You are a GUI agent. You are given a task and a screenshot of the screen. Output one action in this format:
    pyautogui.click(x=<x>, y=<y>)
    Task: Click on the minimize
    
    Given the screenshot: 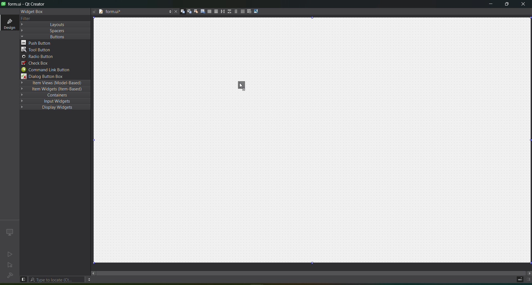 What is the action you would take?
    pyautogui.click(x=491, y=4)
    